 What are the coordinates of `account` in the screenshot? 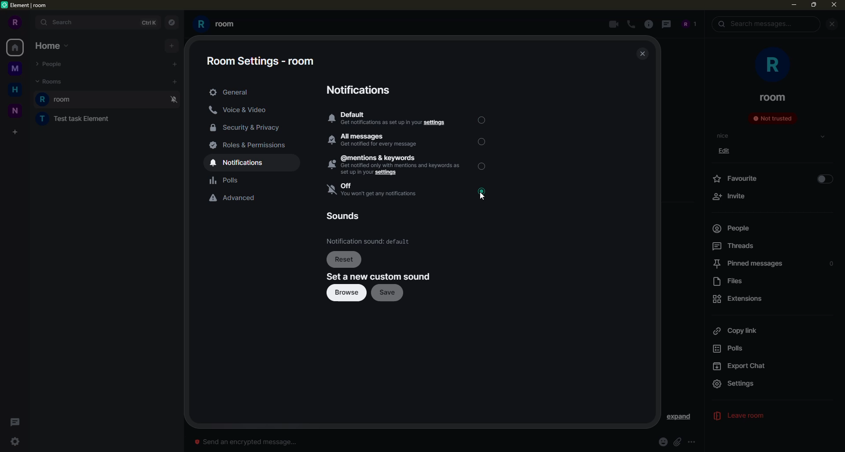 It's located at (689, 24).